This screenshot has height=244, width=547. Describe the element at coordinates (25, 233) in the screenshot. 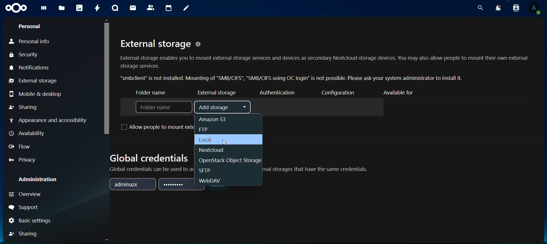

I see `sharing` at that location.